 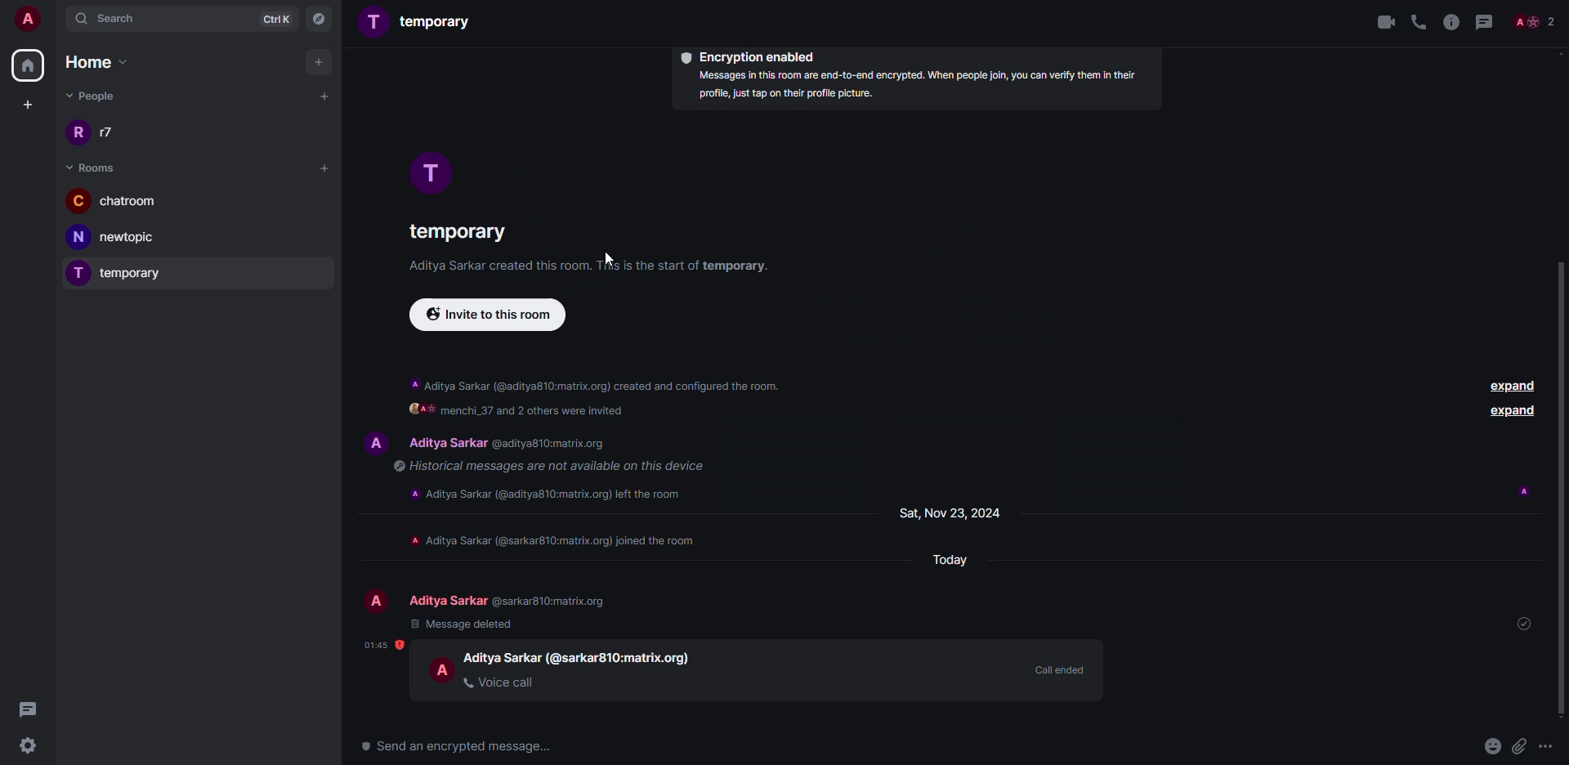 I want to click on voice call, so click(x=500, y=683).